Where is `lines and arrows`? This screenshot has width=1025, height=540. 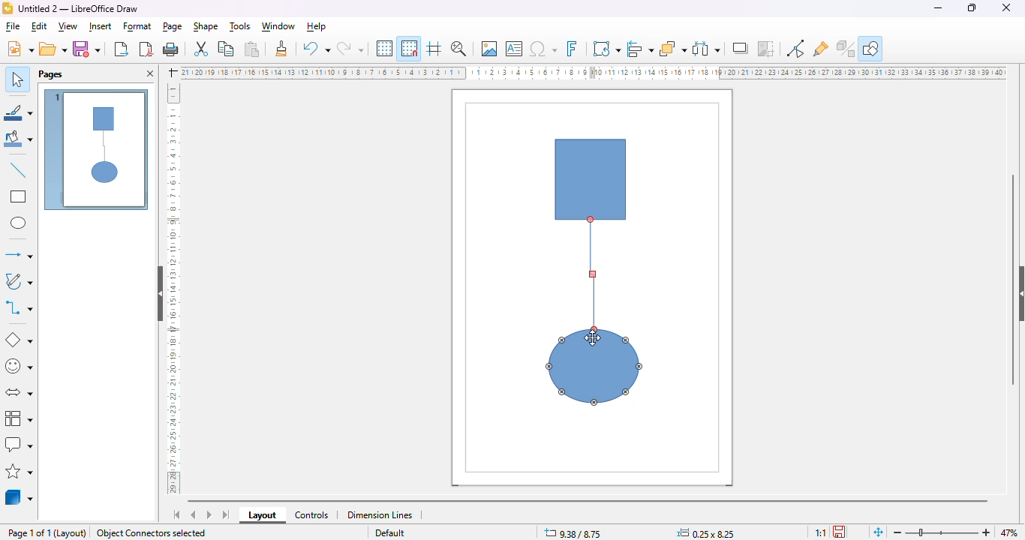
lines and arrows is located at coordinates (18, 254).